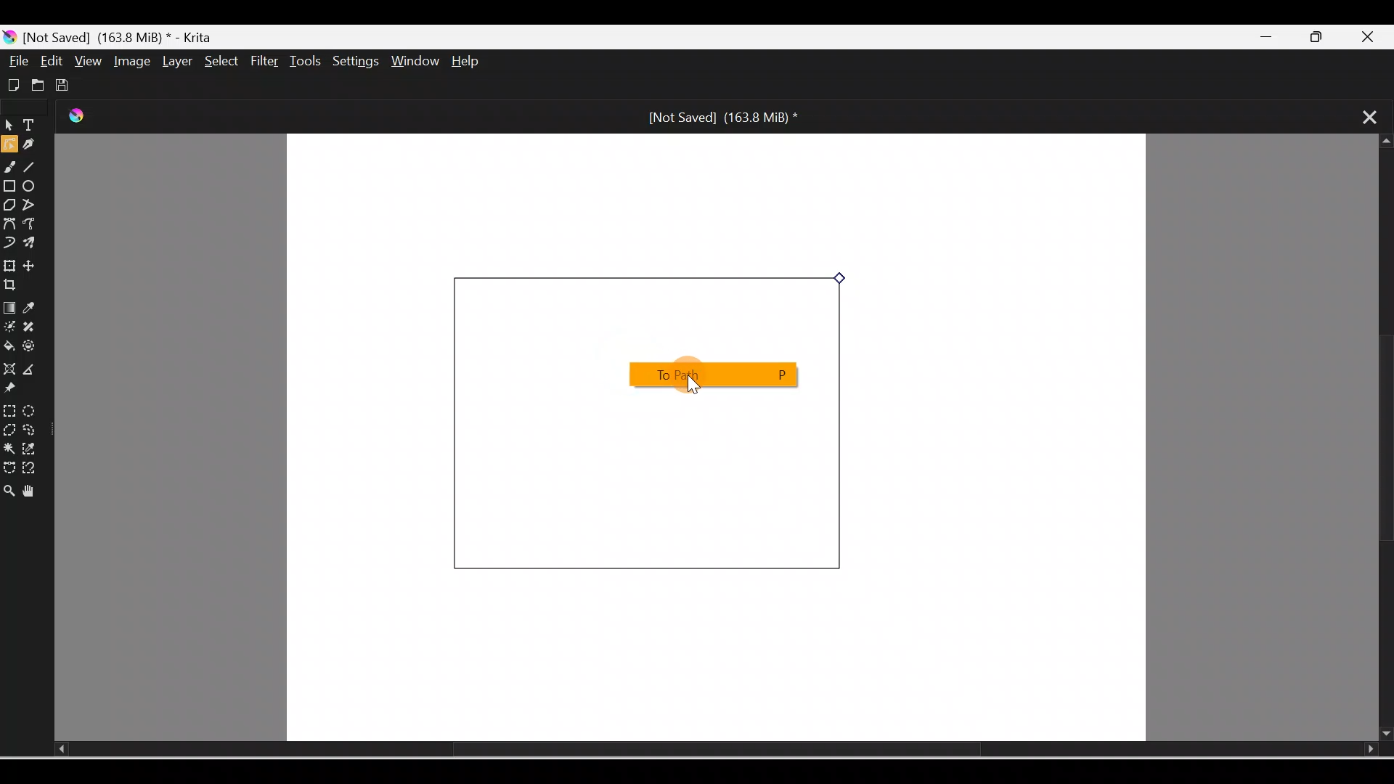 The width and height of the screenshot is (1394, 784). Describe the element at coordinates (32, 126) in the screenshot. I see `Text tool` at that location.